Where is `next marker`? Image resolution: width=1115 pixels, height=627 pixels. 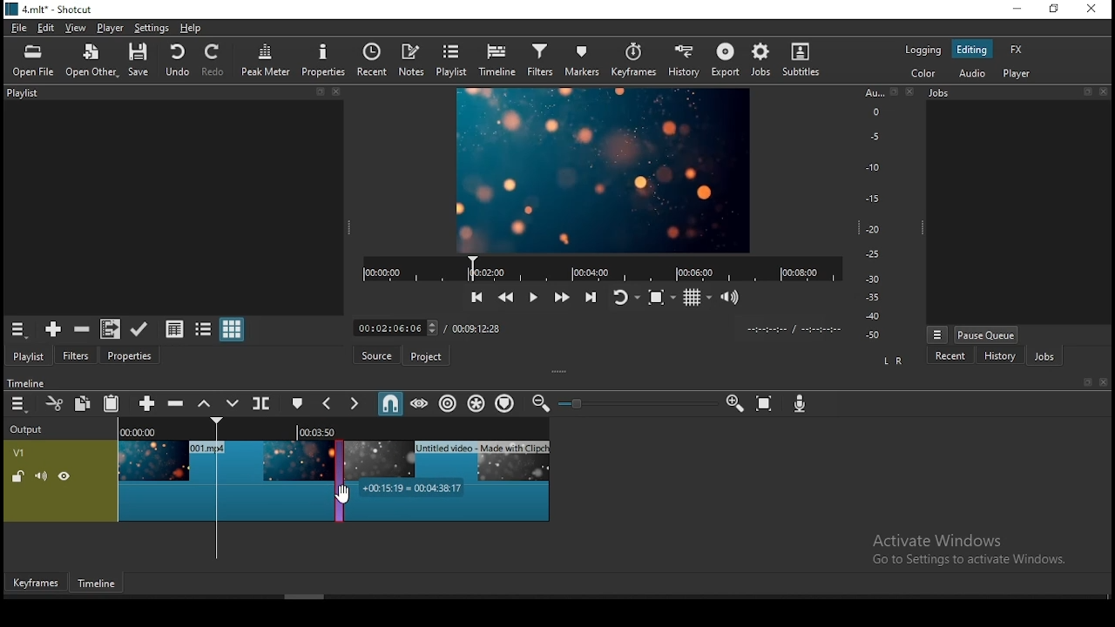
next marker is located at coordinates (356, 404).